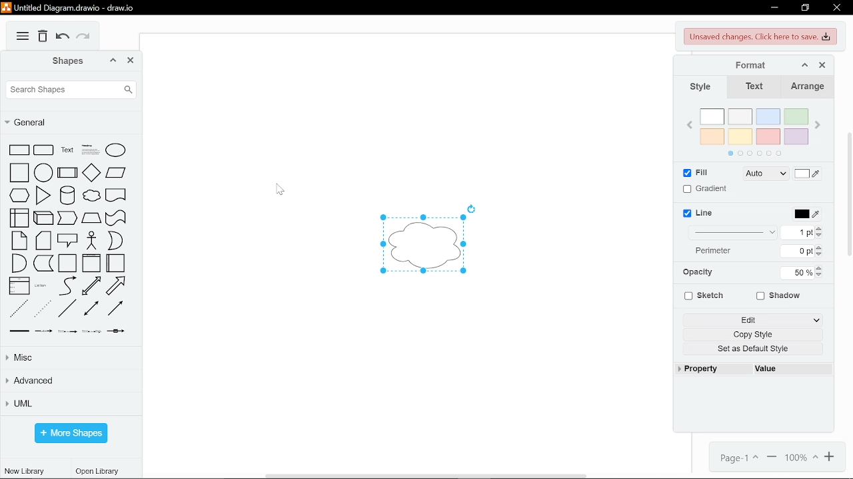 Image resolution: width=853 pixels, height=479 pixels. I want to click on undo, so click(62, 38).